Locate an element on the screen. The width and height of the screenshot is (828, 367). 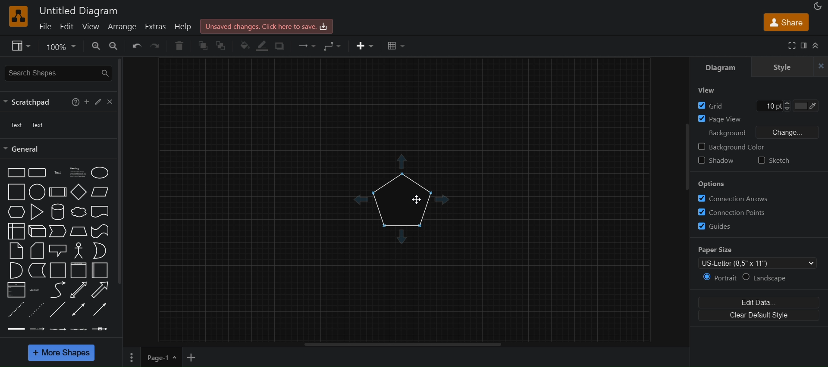
Container is located at coordinates (58, 271).